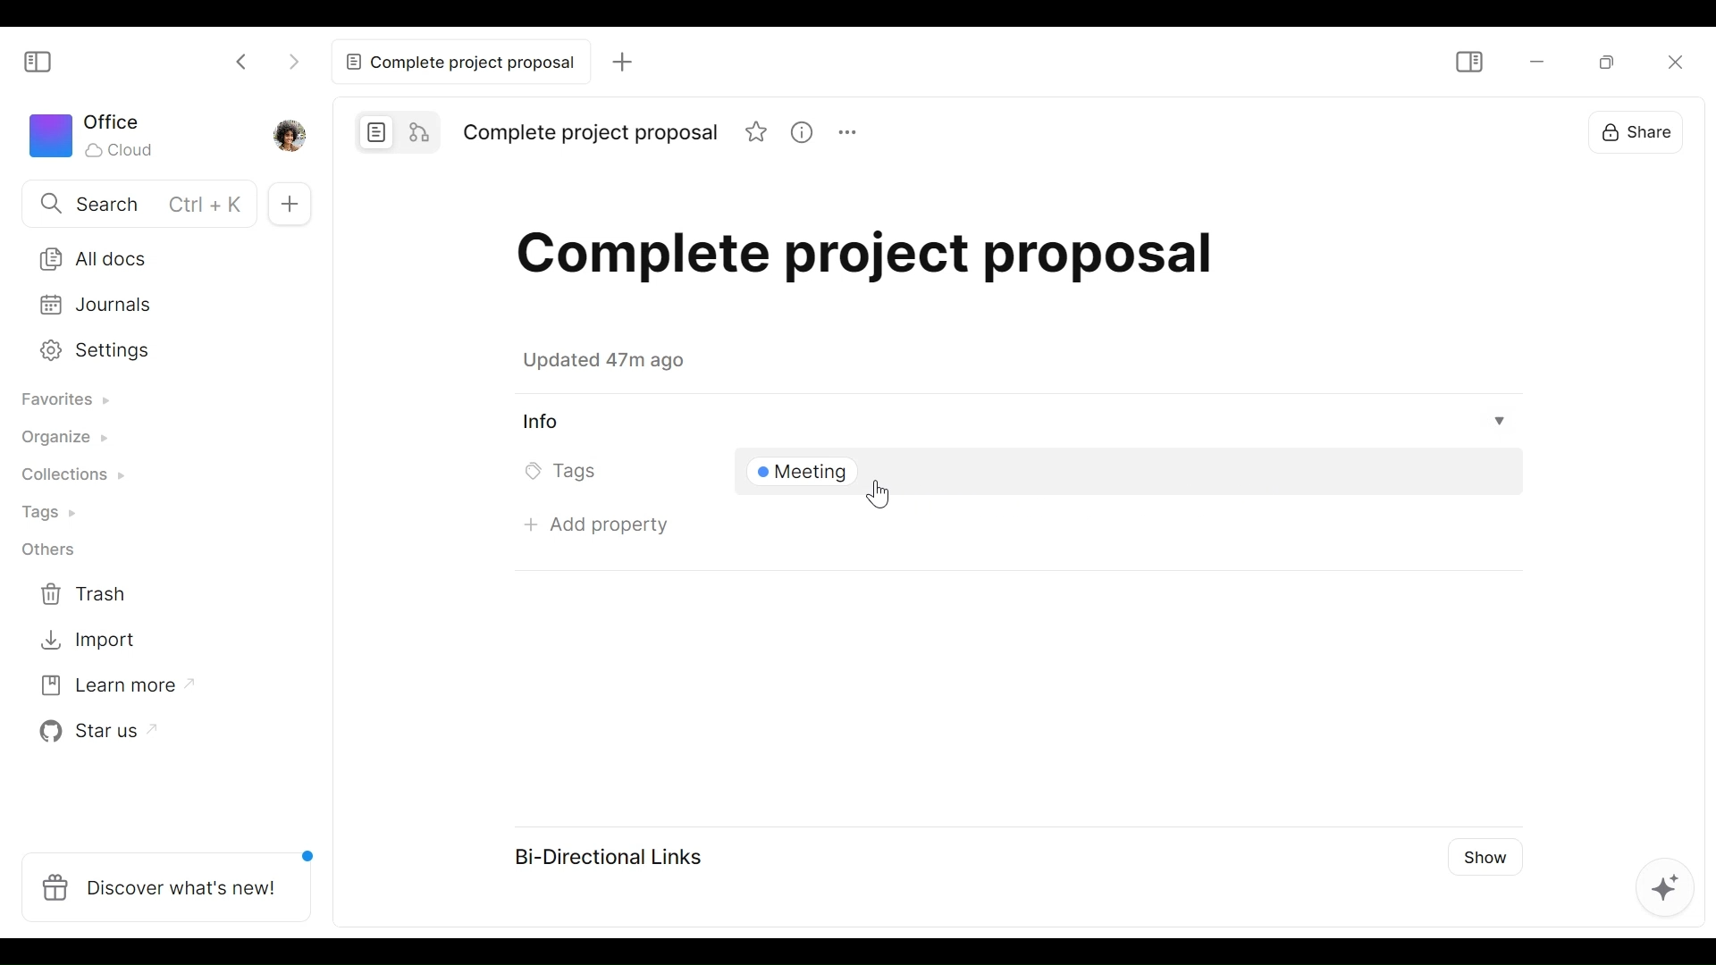 This screenshot has width=1716, height=965. I want to click on View Information, so click(801, 131).